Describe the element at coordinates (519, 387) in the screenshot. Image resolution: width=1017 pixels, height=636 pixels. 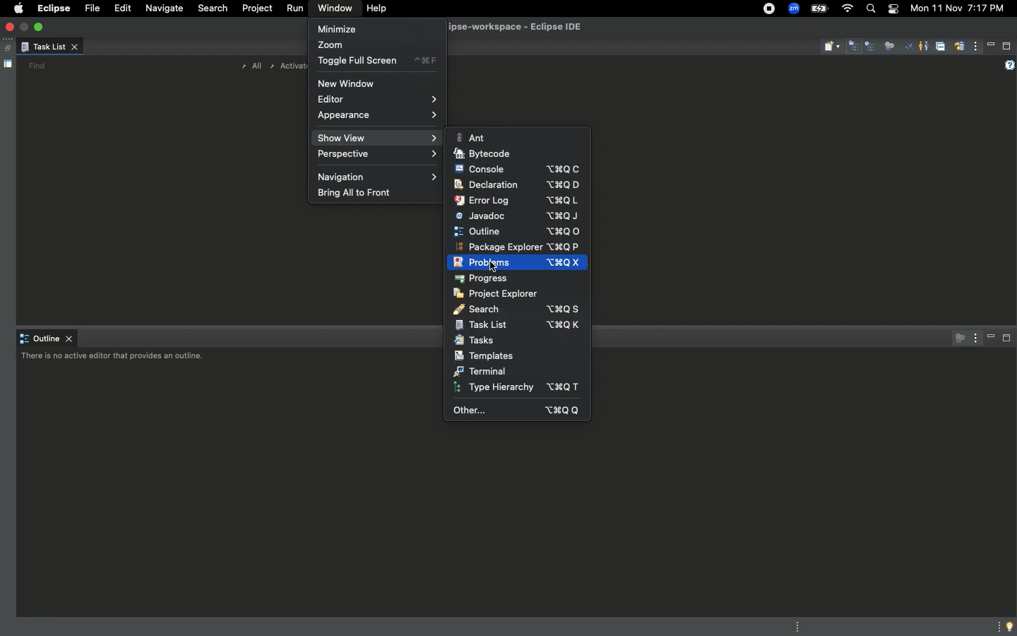
I see `Type hierarchy` at that location.